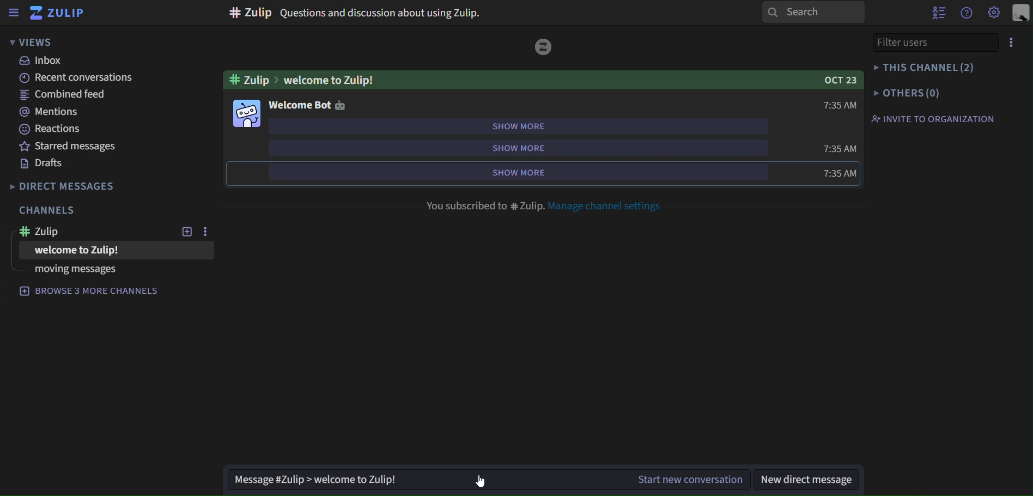 The height and width of the screenshot is (496, 1033). What do you see at coordinates (482, 479) in the screenshot?
I see `cursor` at bounding box center [482, 479].